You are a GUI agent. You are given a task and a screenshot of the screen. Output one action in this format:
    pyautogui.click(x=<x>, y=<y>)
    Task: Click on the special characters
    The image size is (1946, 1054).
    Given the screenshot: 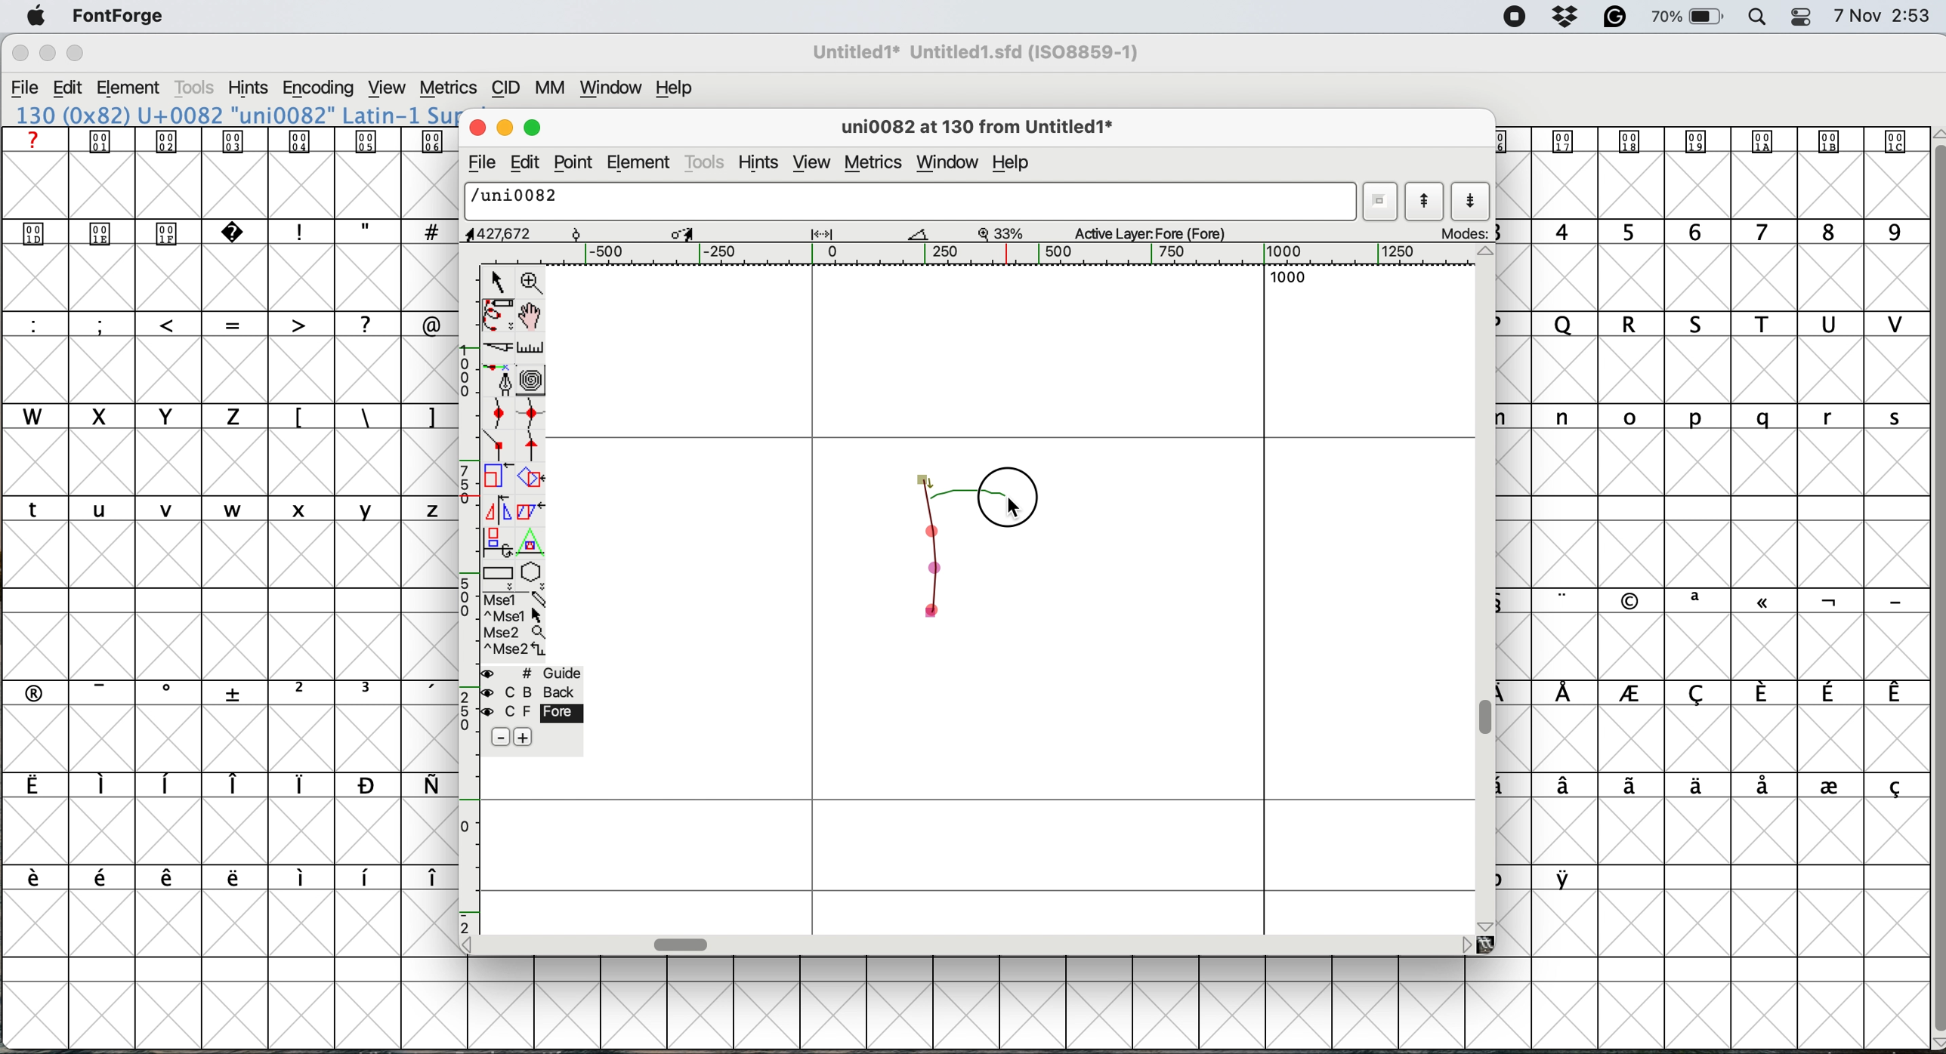 What is the action you would take?
    pyautogui.click(x=220, y=323)
    